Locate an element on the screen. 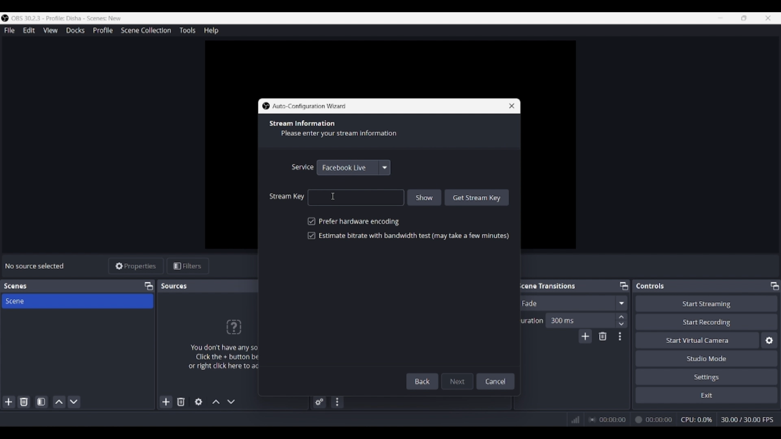  Studio mode is located at coordinates (707, 358).